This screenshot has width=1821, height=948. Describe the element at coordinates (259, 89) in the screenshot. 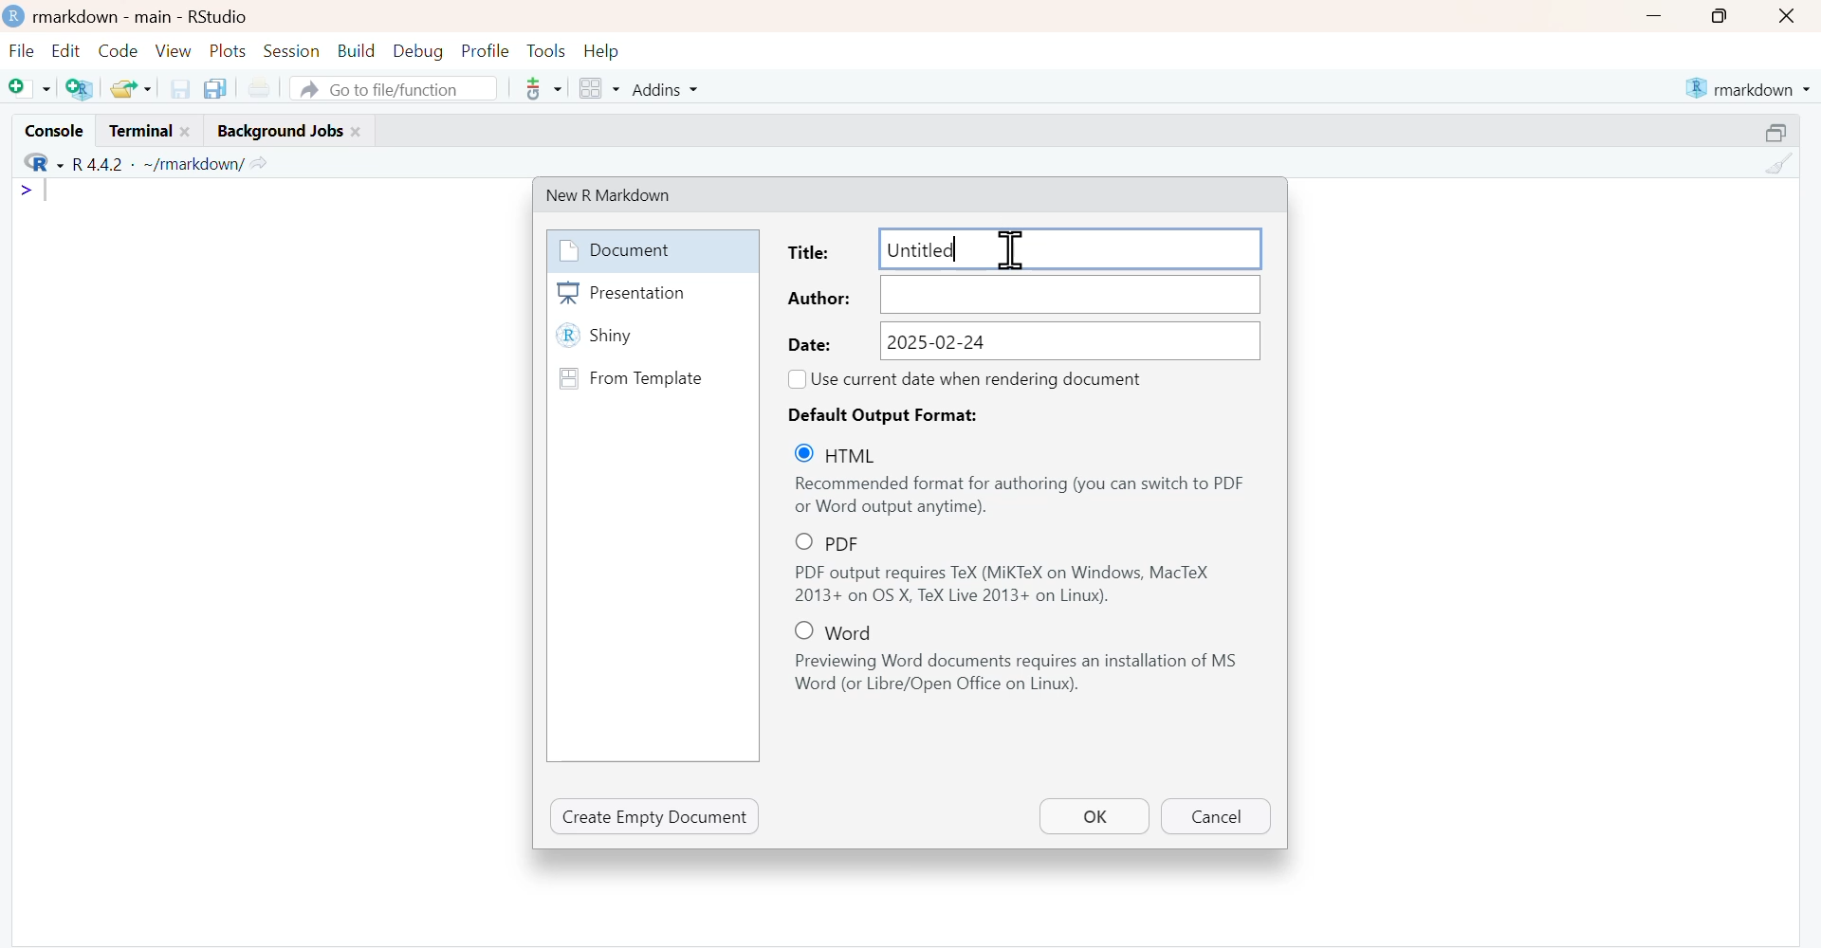

I see `print the current file` at that location.